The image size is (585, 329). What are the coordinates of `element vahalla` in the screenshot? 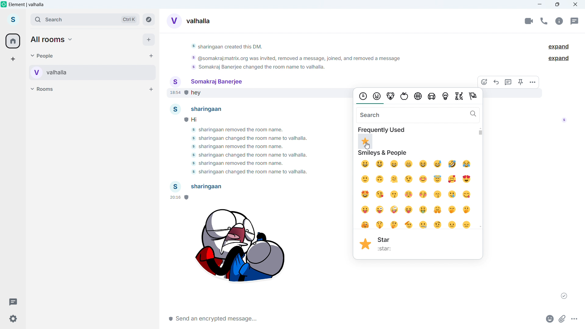 It's located at (27, 5).